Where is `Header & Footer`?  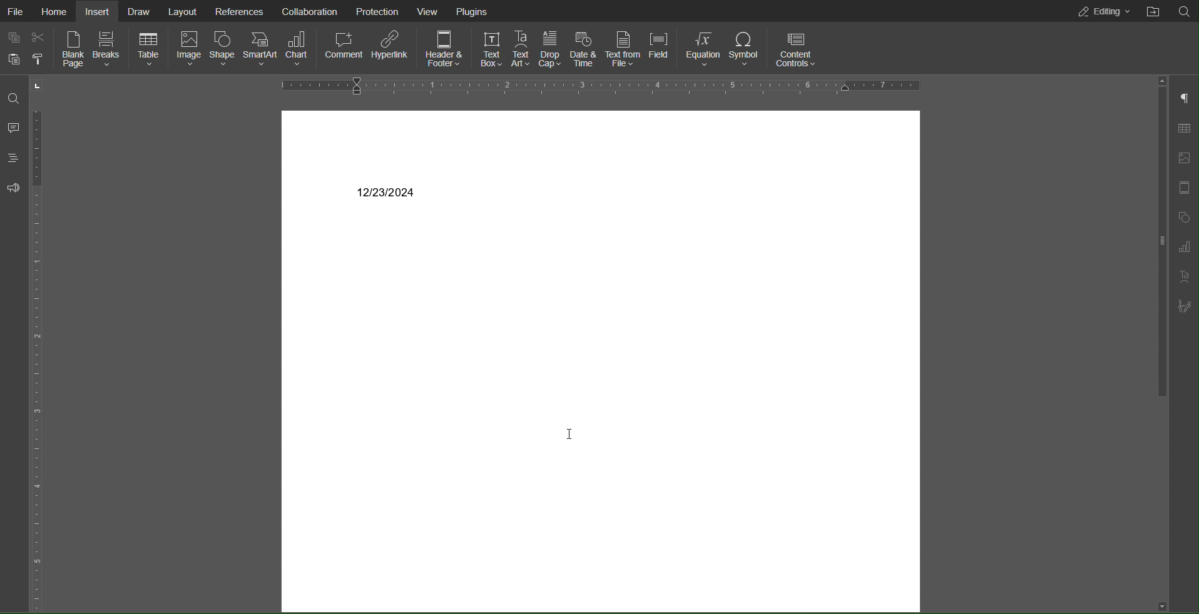
Header & Footer is located at coordinates (444, 48).